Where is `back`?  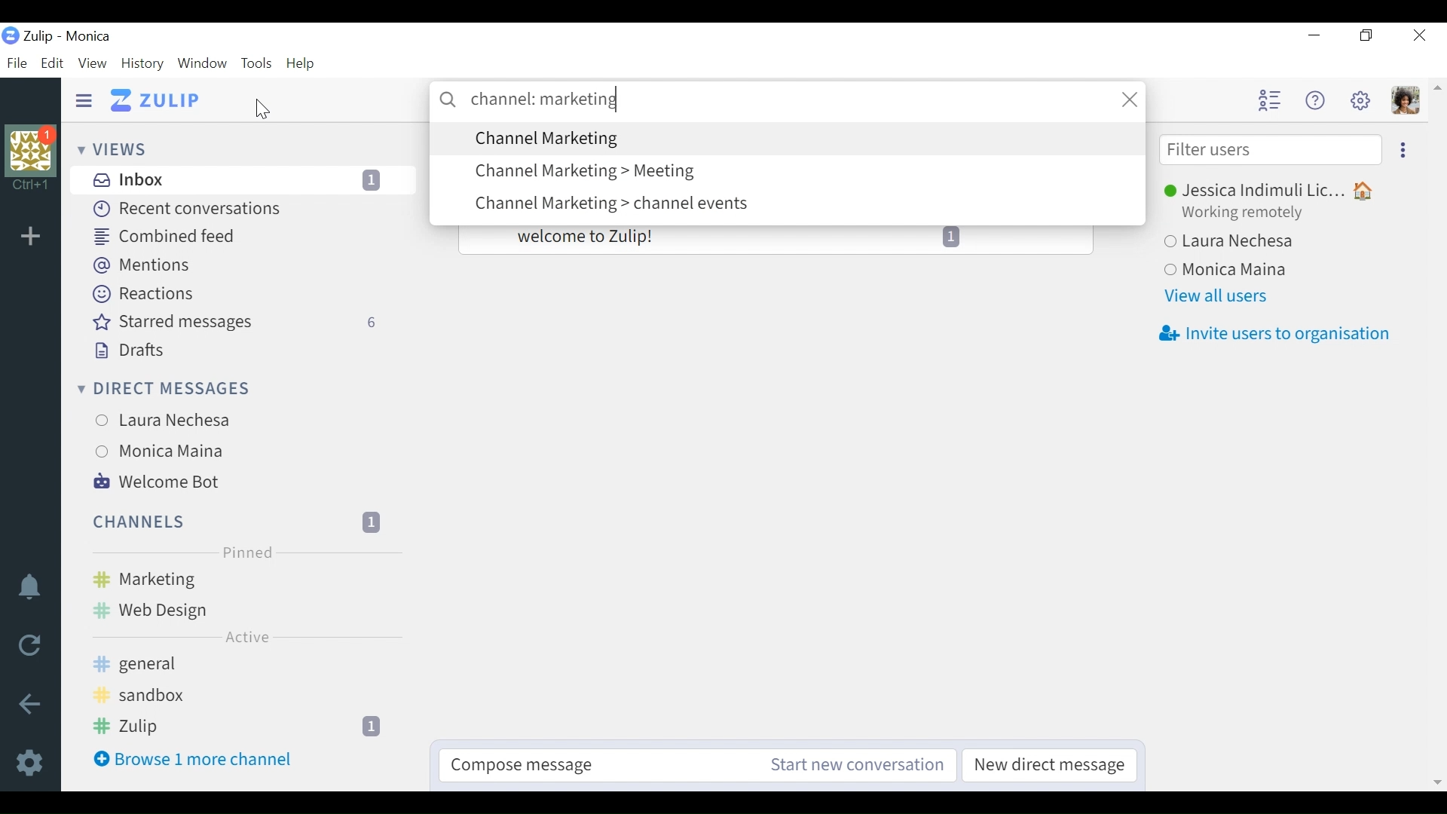 back is located at coordinates (33, 702).